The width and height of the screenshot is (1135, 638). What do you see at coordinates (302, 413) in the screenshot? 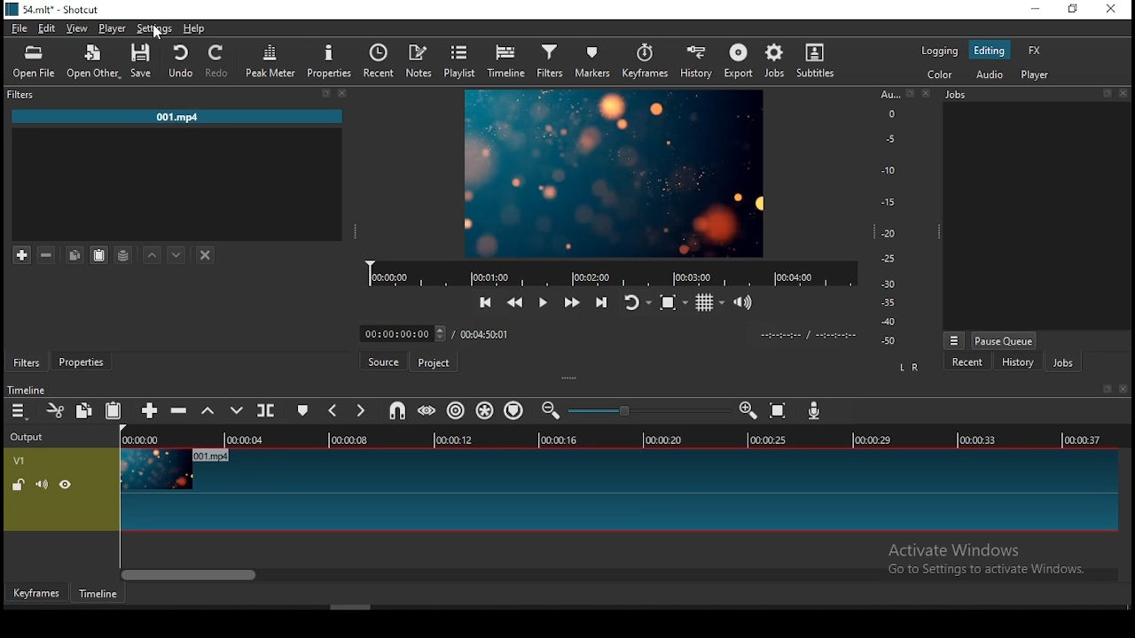
I see `create/edit marker` at bounding box center [302, 413].